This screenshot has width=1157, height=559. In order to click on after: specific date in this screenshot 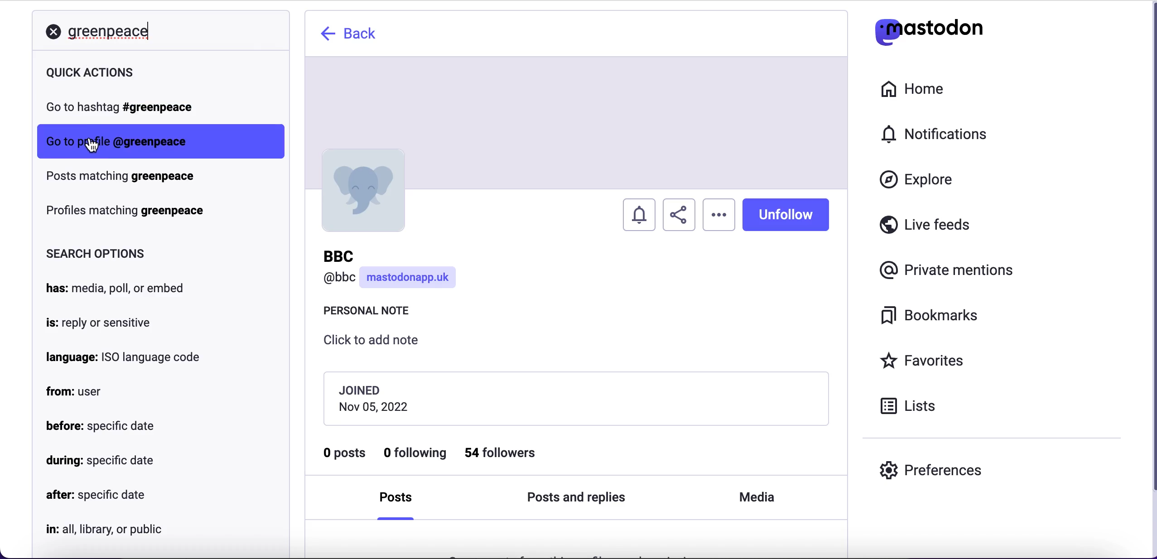, I will do `click(96, 496)`.